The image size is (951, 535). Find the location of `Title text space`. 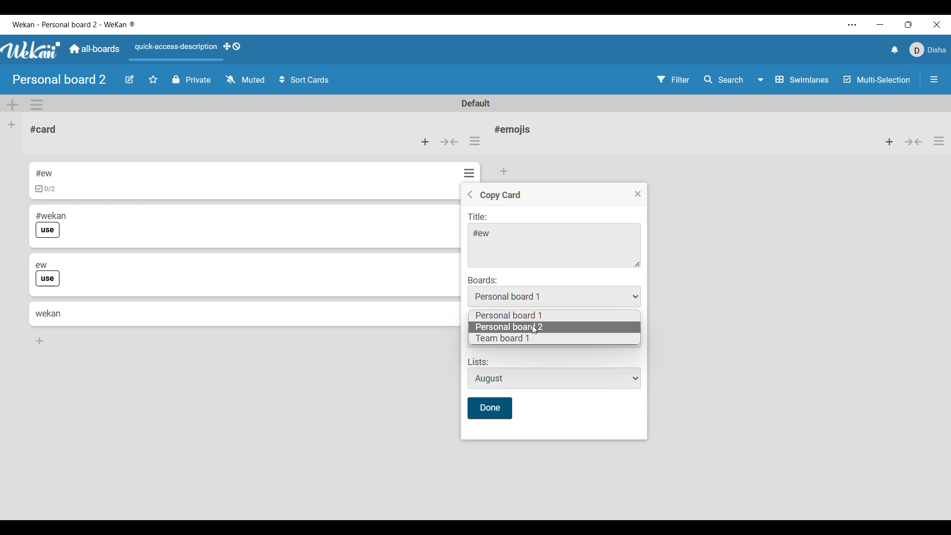

Title text space is located at coordinates (550, 246).